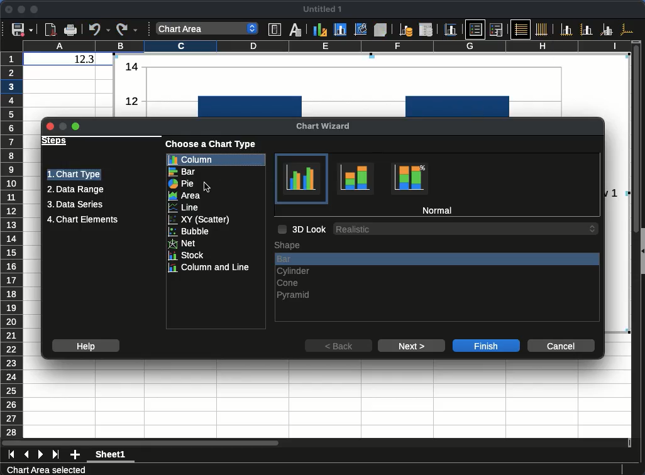  Describe the element at coordinates (289, 246) in the screenshot. I see `shape` at that location.